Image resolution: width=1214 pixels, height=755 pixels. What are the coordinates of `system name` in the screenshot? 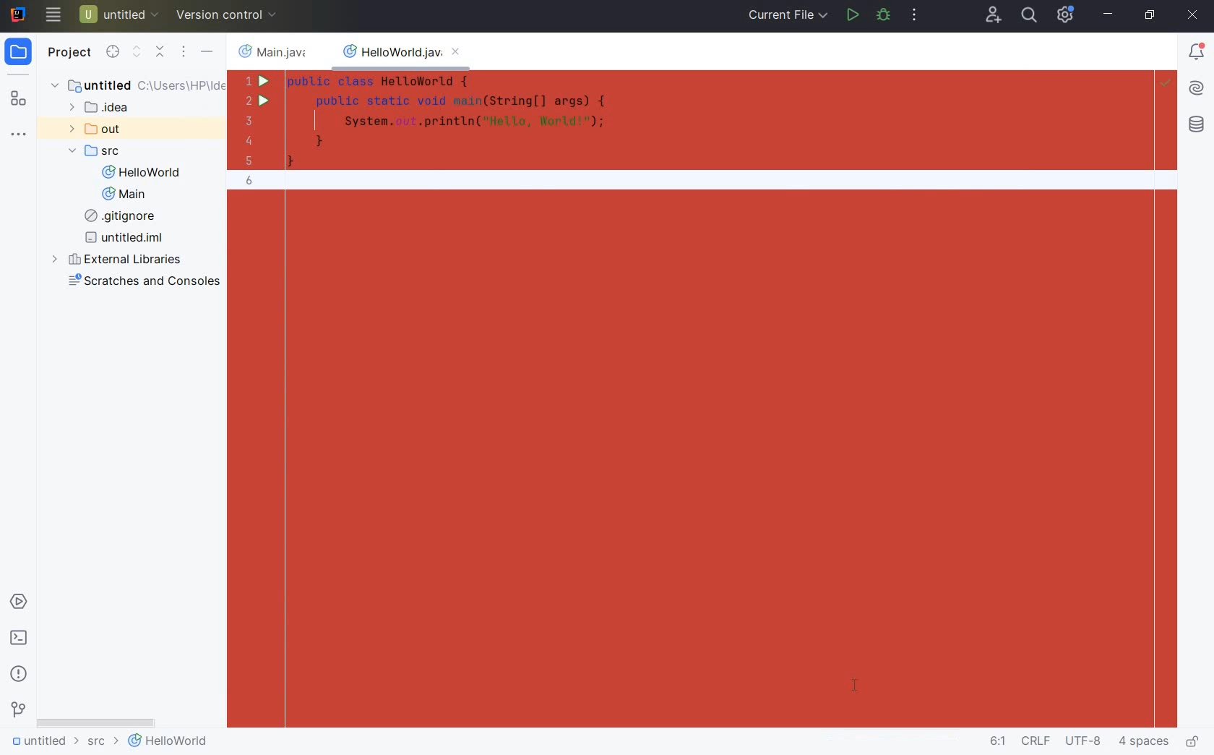 It's located at (16, 14).